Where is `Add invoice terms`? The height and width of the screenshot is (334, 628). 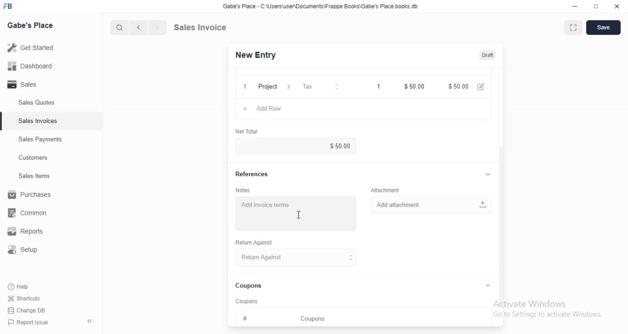
Add invoice terms is located at coordinates (292, 210).